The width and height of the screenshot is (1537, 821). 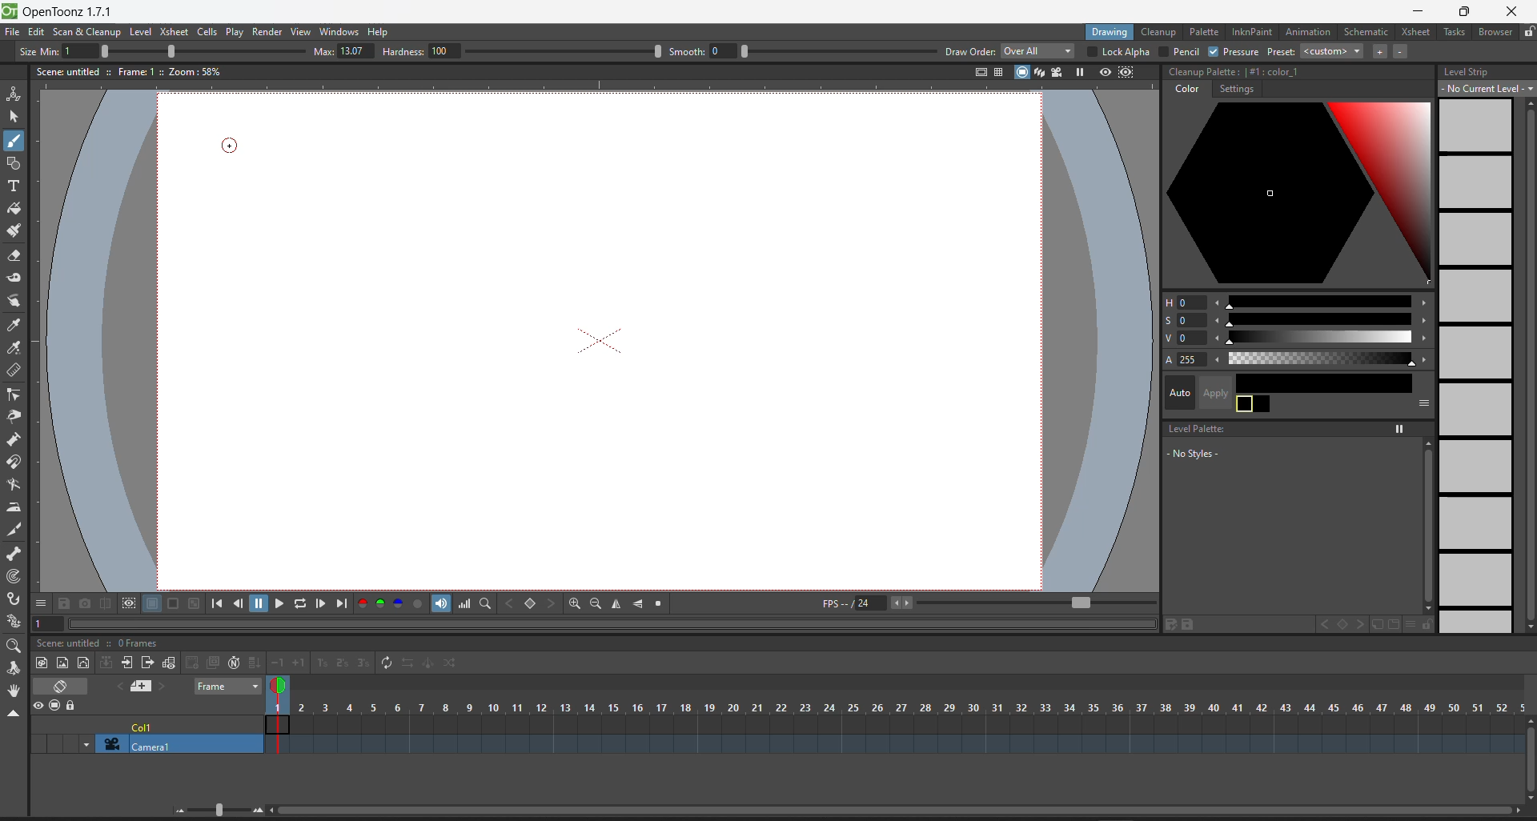 I want to click on windows, so click(x=340, y=31).